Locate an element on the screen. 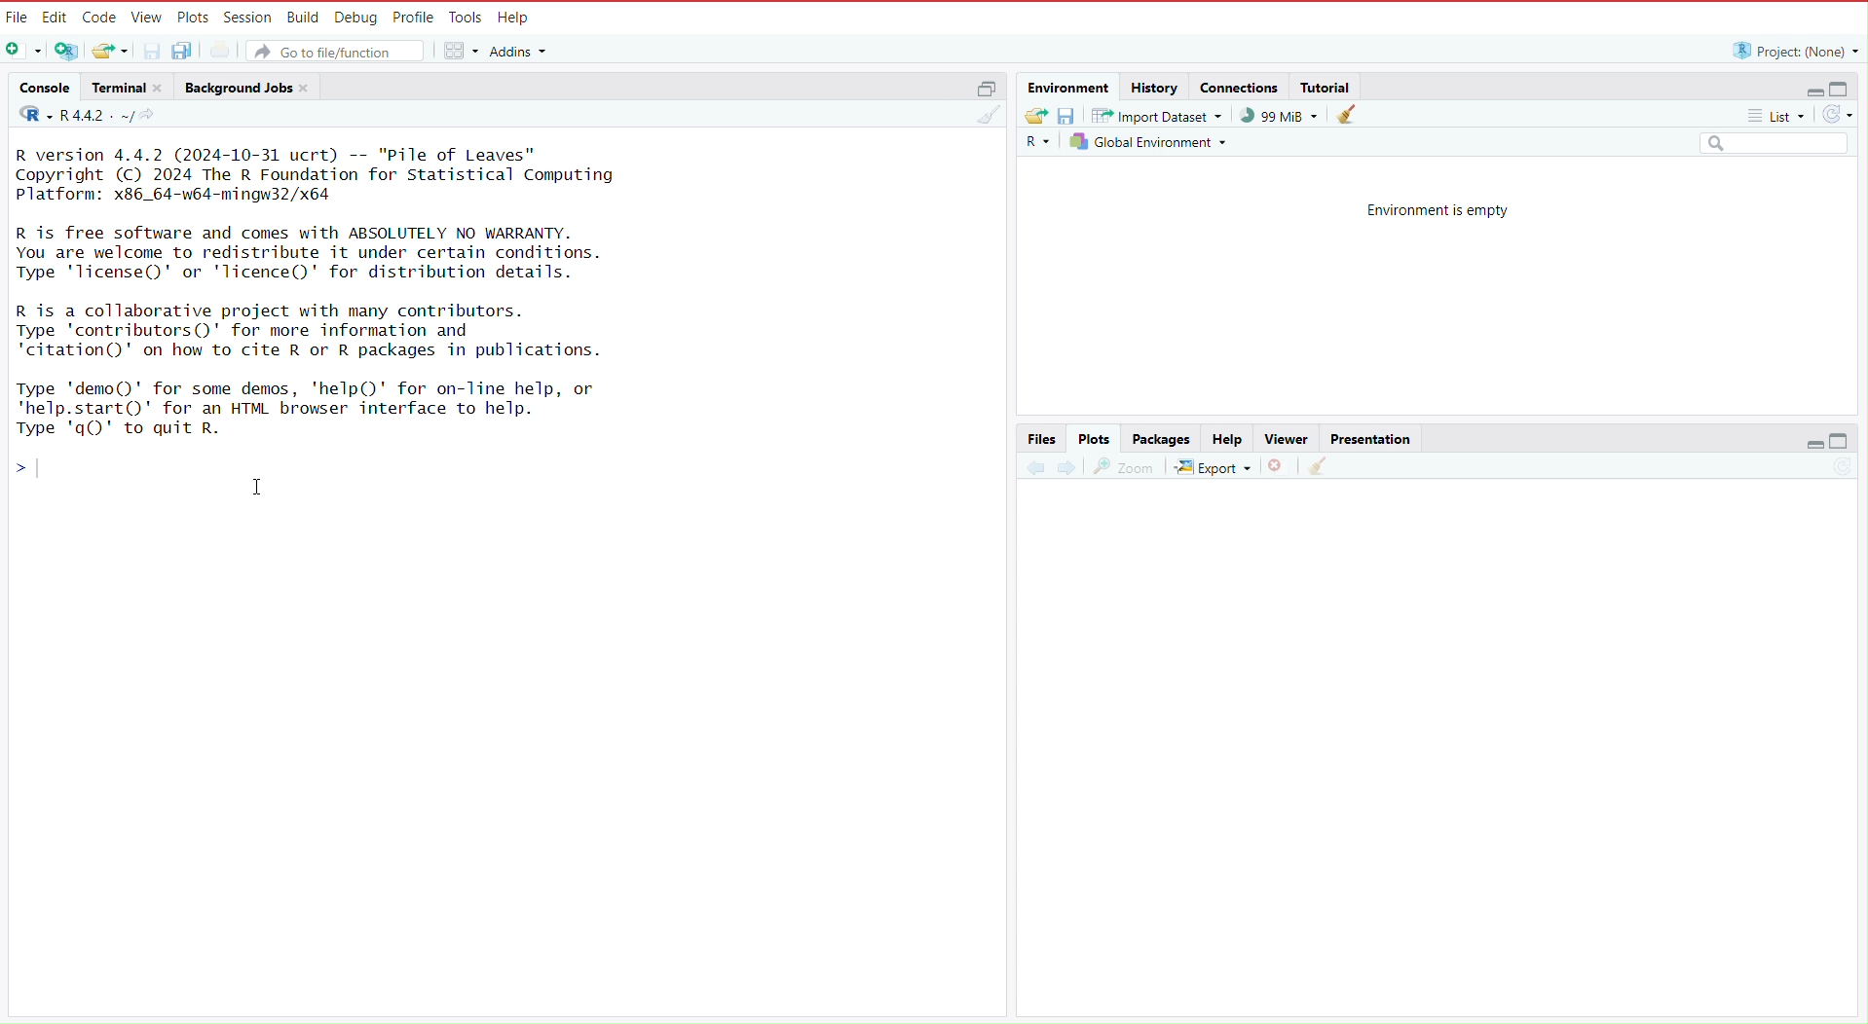 This screenshot has width=1868, height=1024. 99 MiB is located at coordinates (1279, 116).